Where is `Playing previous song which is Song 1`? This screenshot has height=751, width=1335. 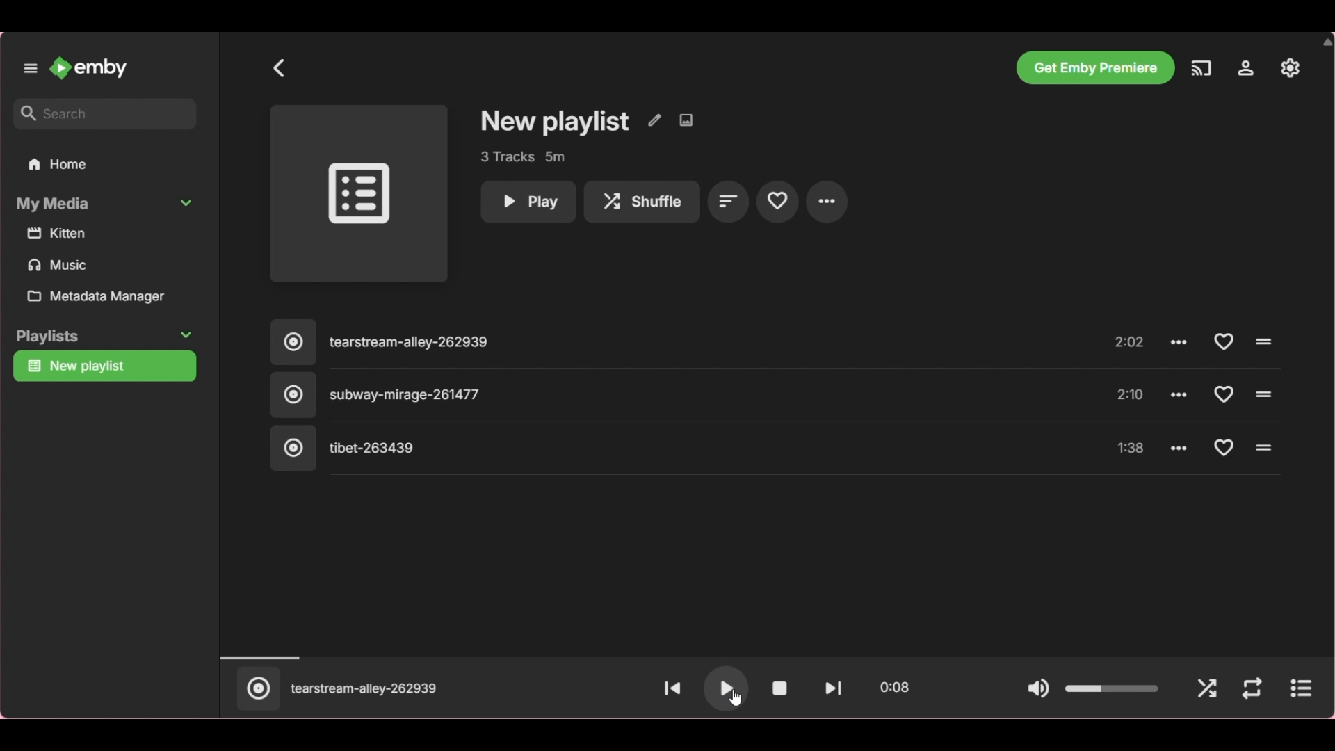 Playing previous song which is Song 1 is located at coordinates (364, 688).